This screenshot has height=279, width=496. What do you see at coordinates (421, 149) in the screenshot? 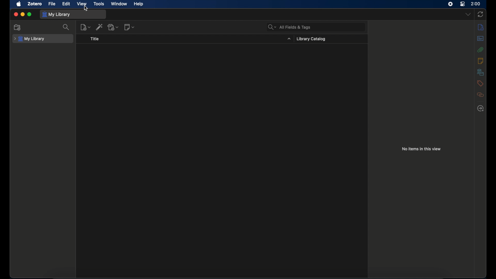
I see `no items in this view` at bounding box center [421, 149].